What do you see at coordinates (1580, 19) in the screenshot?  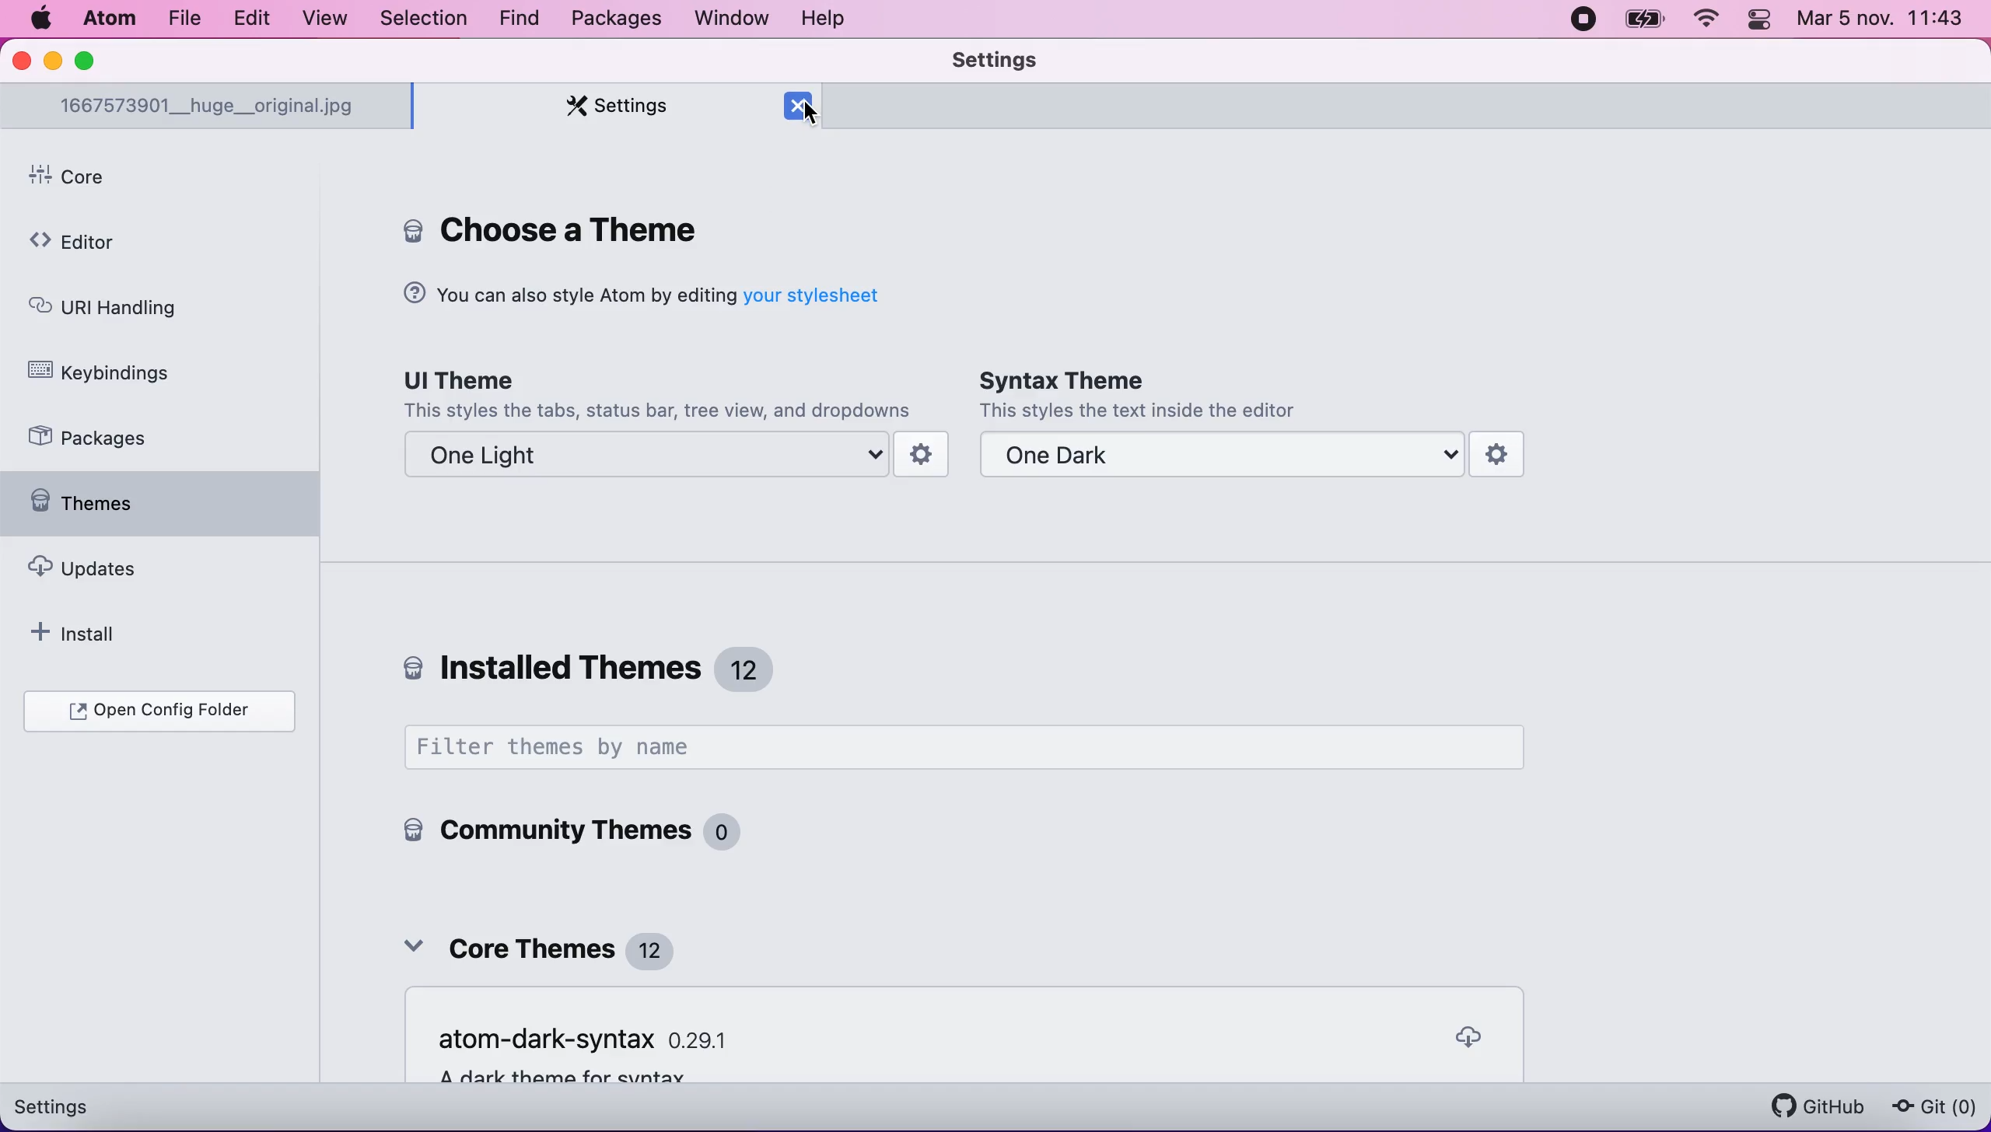 I see `recording stopped` at bounding box center [1580, 19].